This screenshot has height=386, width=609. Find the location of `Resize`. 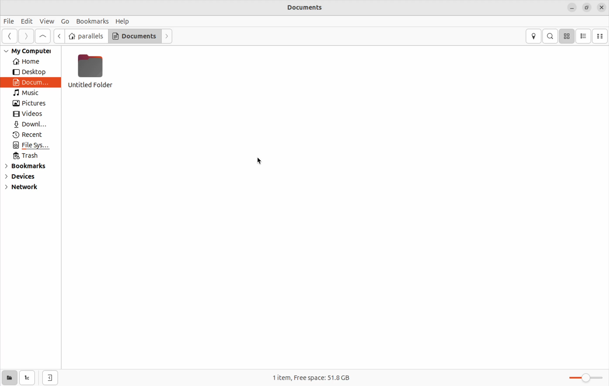

Resize is located at coordinates (588, 7).